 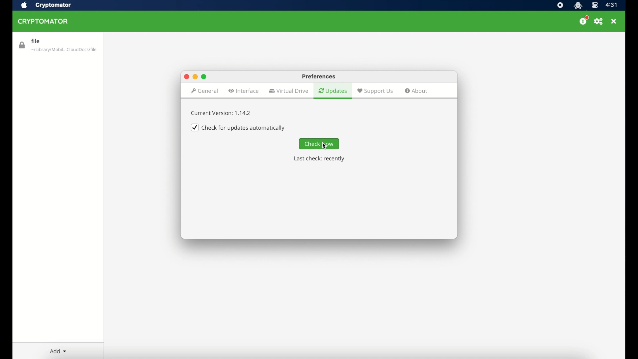 I want to click on cursor, so click(x=327, y=146).